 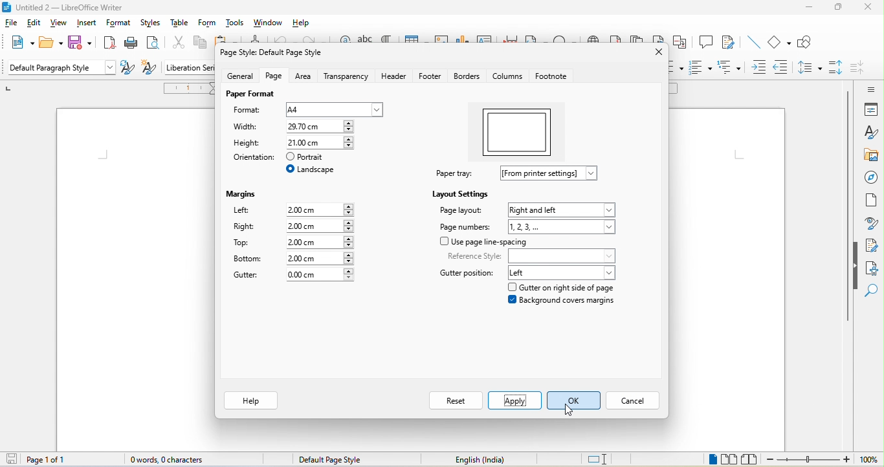 I want to click on properties, so click(x=869, y=109).